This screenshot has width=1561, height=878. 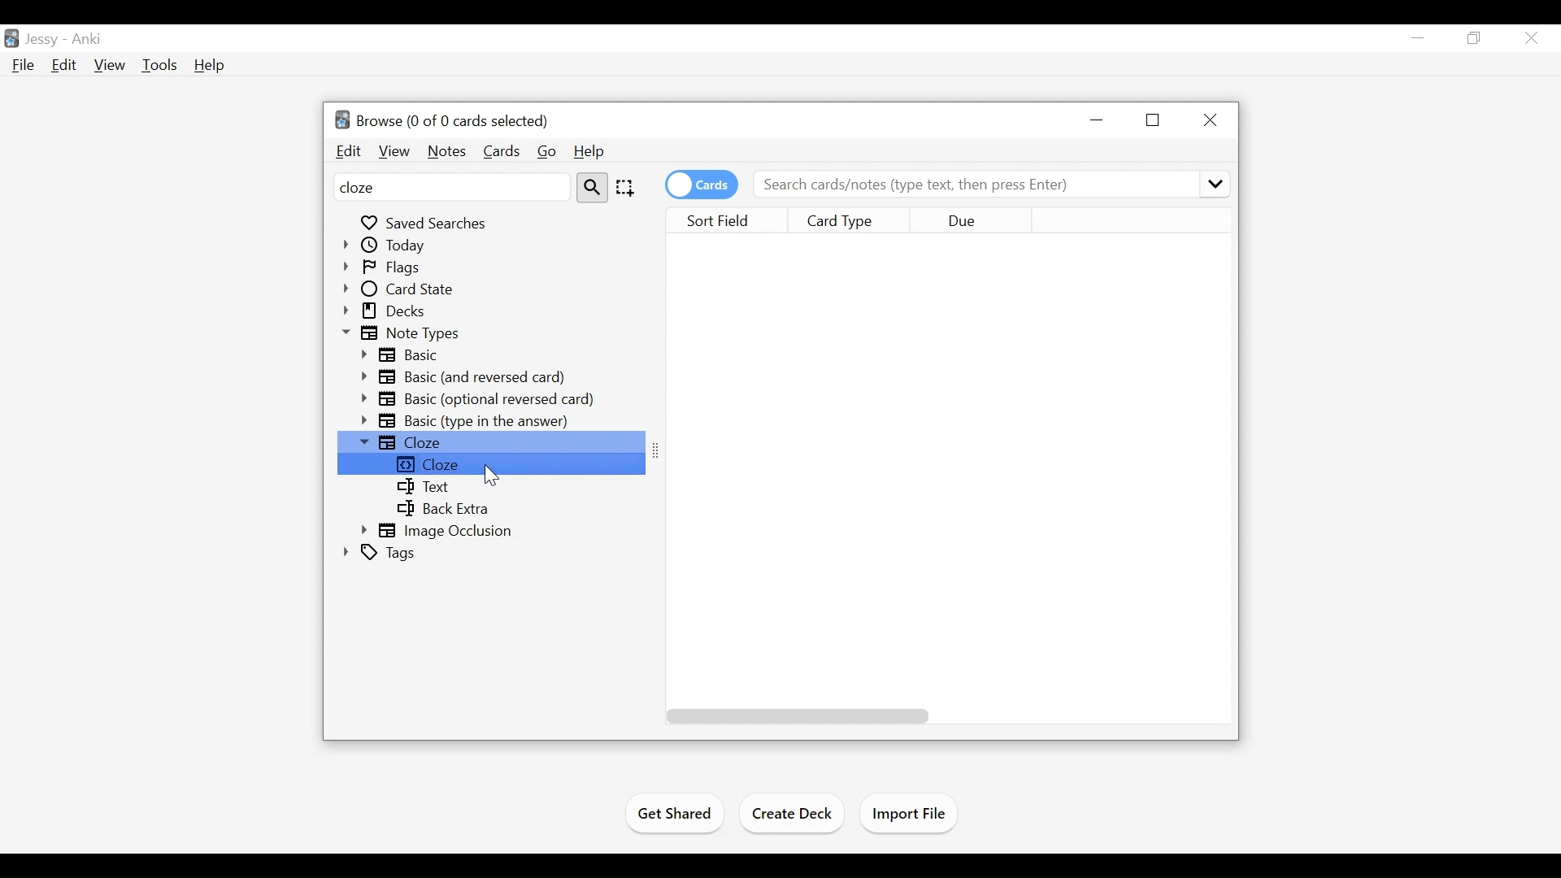 I want to click on File, so click(x=25, y=66).